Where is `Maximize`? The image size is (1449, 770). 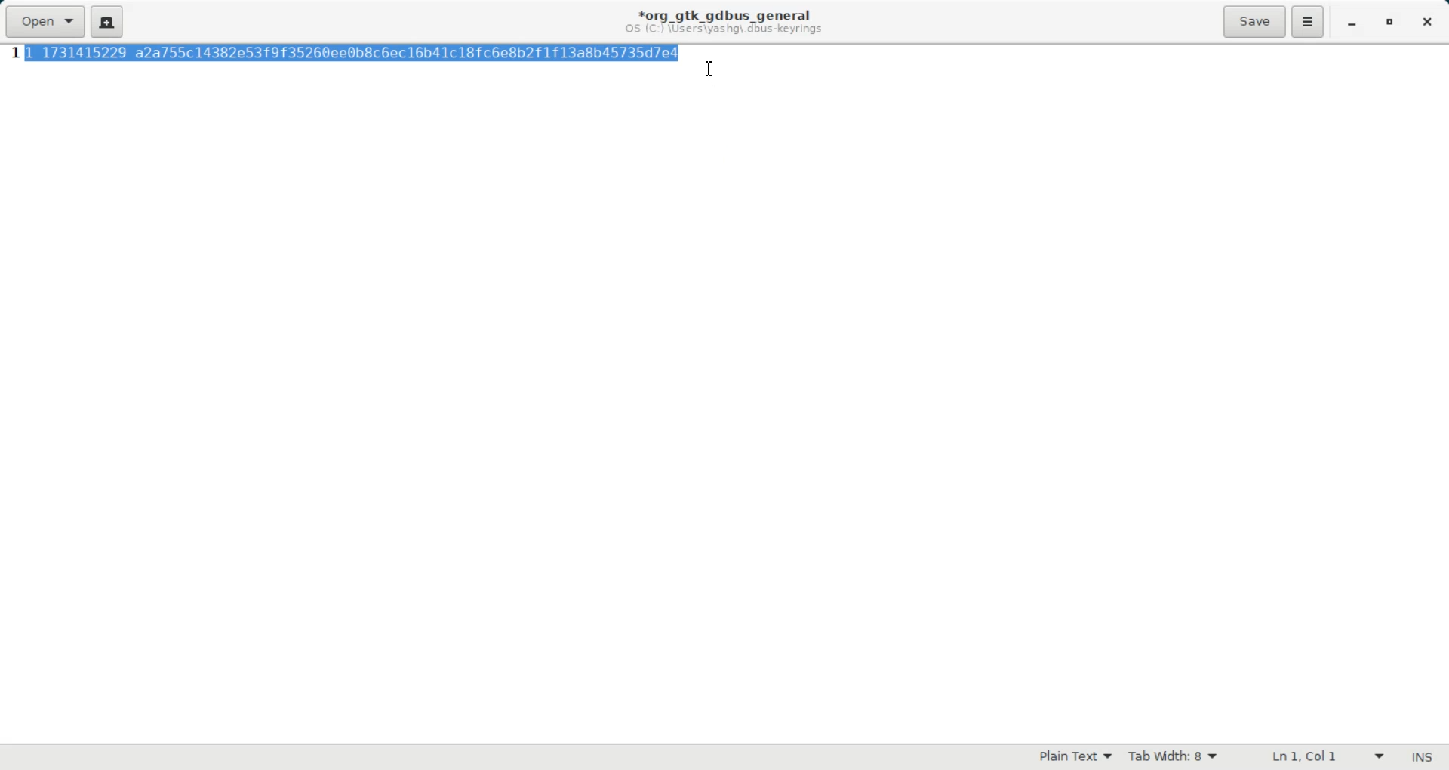
Maximize is located at coordinates (1392, 23).